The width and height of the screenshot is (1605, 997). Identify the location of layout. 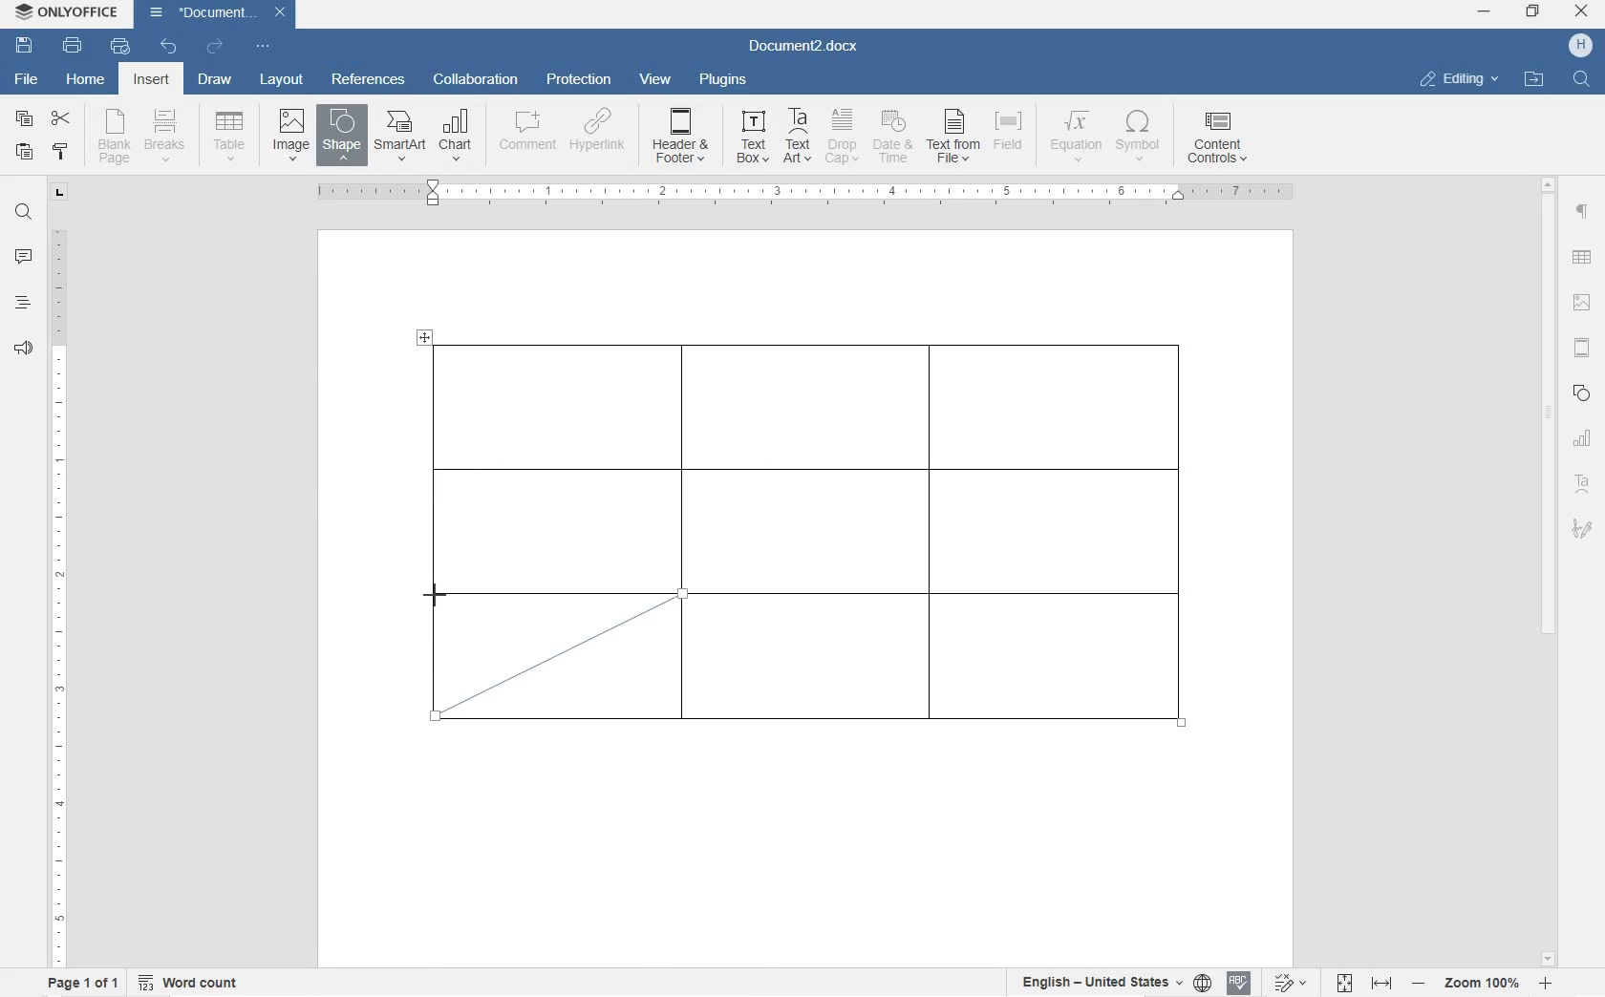
(283, 80).